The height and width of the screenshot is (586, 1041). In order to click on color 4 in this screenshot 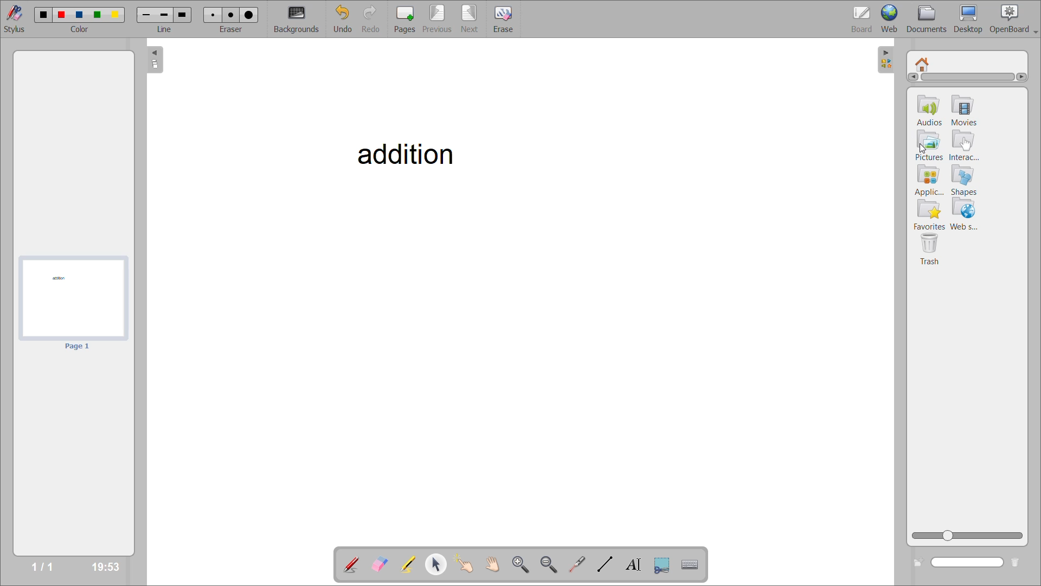, I will do `click(96, 16)`.